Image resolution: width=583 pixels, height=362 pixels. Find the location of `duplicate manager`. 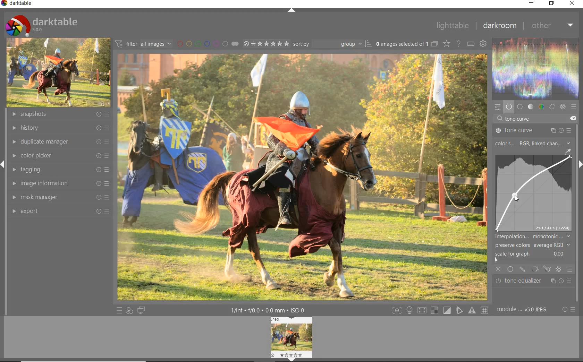

duplicate manager is located at coordinates (60, 141).